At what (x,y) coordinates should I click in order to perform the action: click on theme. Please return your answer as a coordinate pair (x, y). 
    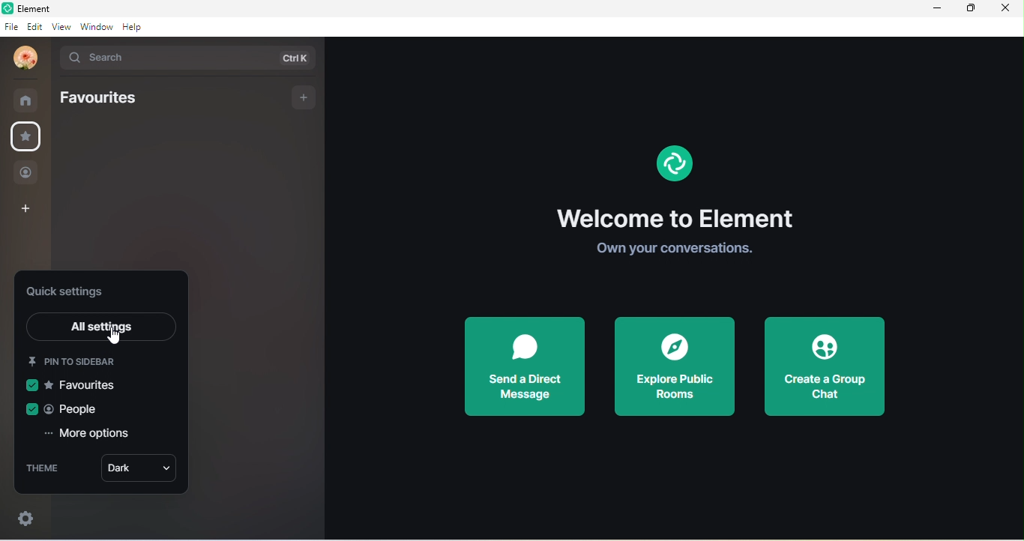
    Looking at the image, I should click on (47, 468).